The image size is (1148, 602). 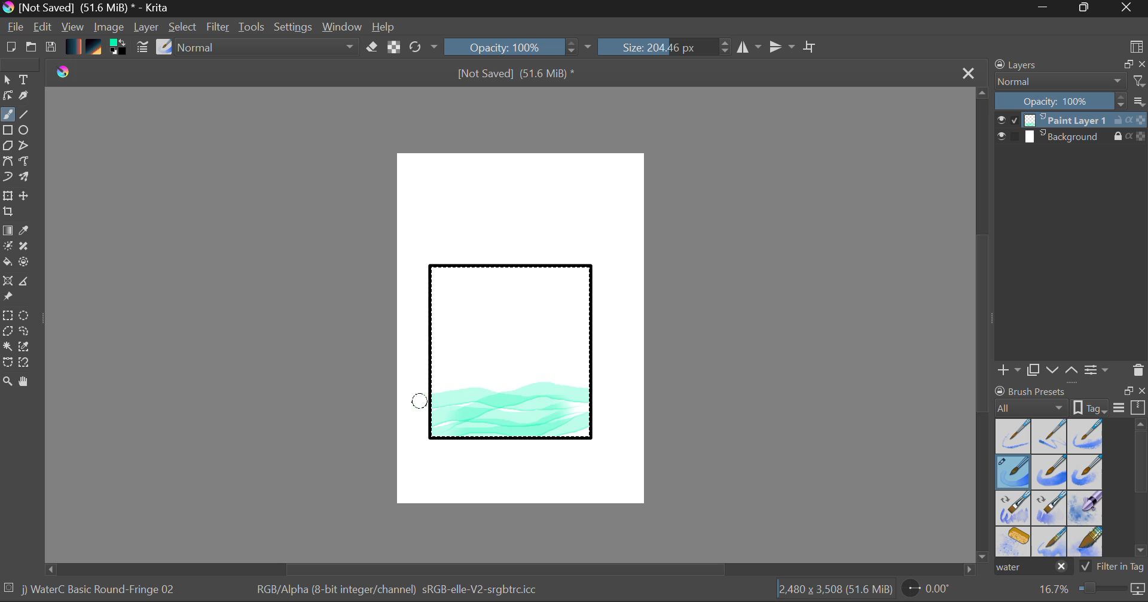 What do you see at coordinates (28, 384) in the screenshot?
I see `Pan` at bounding box center [28, 384].